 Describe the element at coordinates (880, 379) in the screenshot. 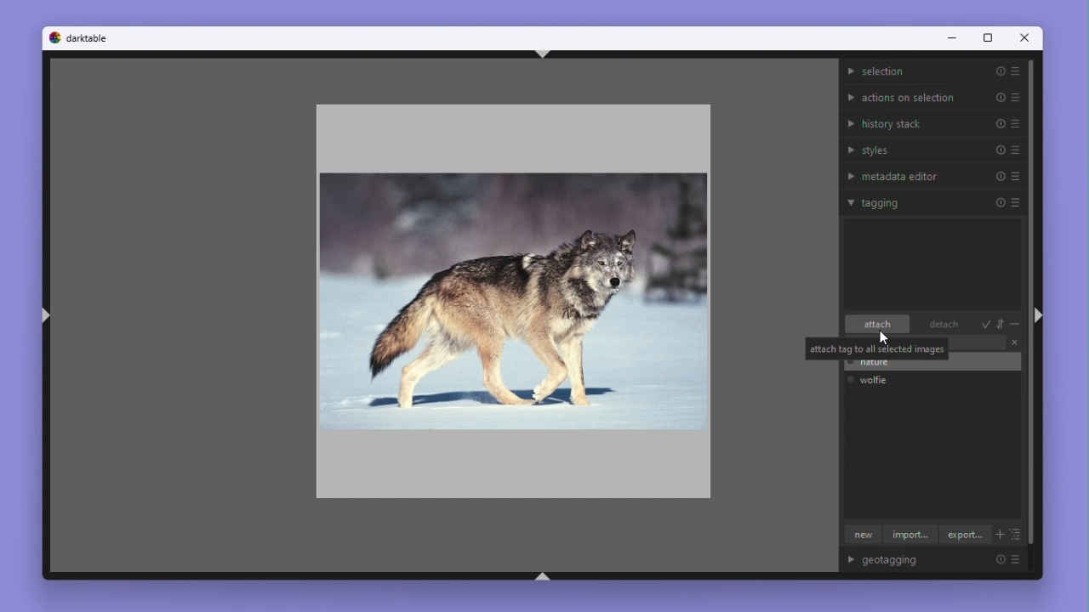

I see `wolfie` at that location.